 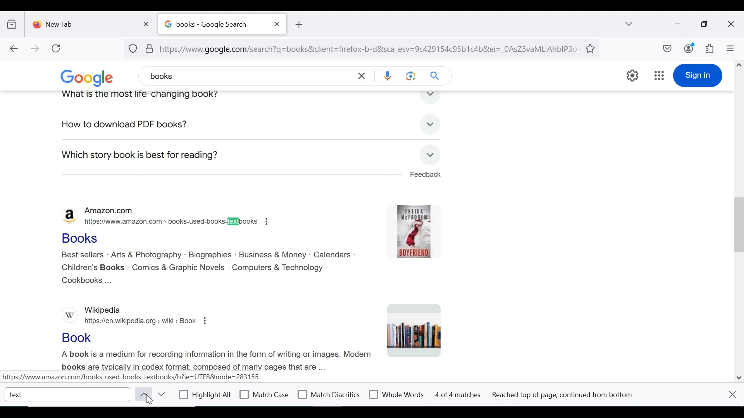 What do you see at coordinates (102, 309) in the screenshot?
I see `wikipedia` at bounding box center [102, 309].